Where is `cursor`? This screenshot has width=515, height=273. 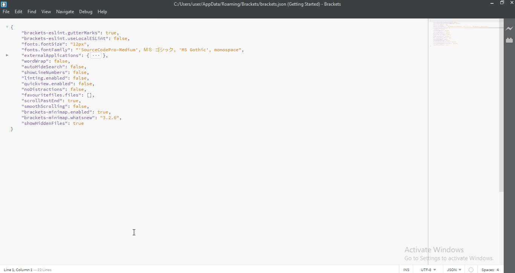
cursor is located at coordinates (136, 233).